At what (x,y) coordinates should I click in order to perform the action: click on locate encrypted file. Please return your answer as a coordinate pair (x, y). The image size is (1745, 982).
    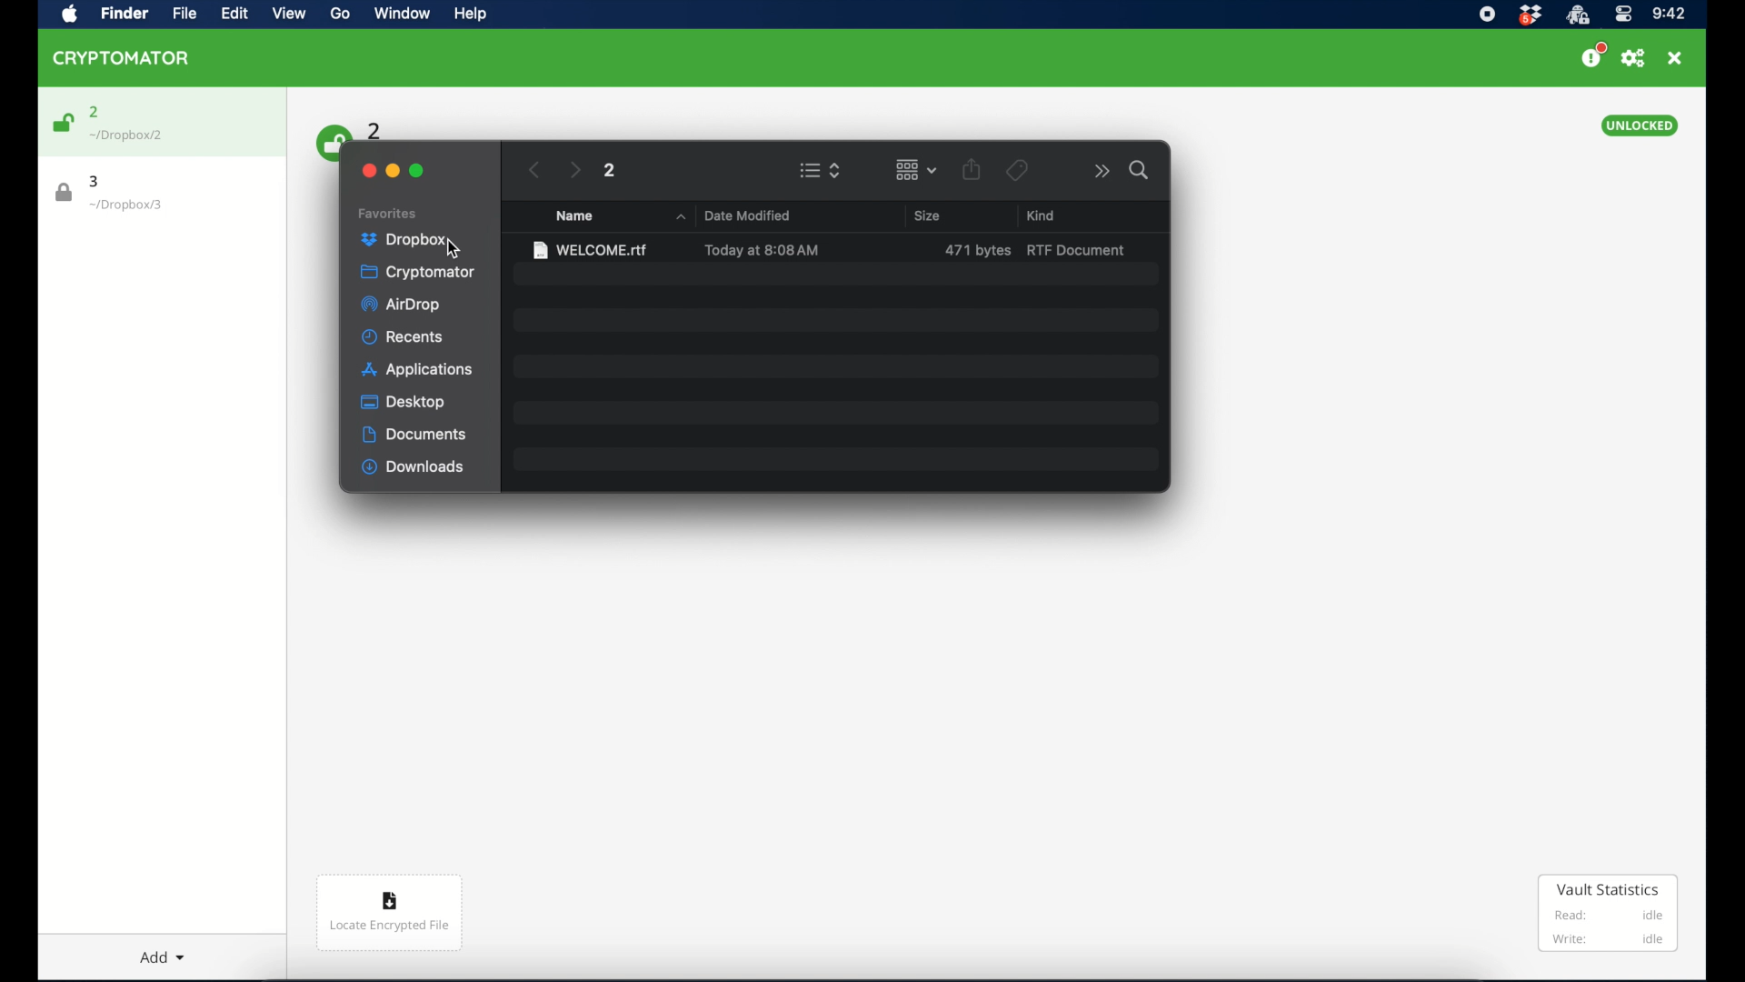
    Looking at the image, I should click on (389, 913).